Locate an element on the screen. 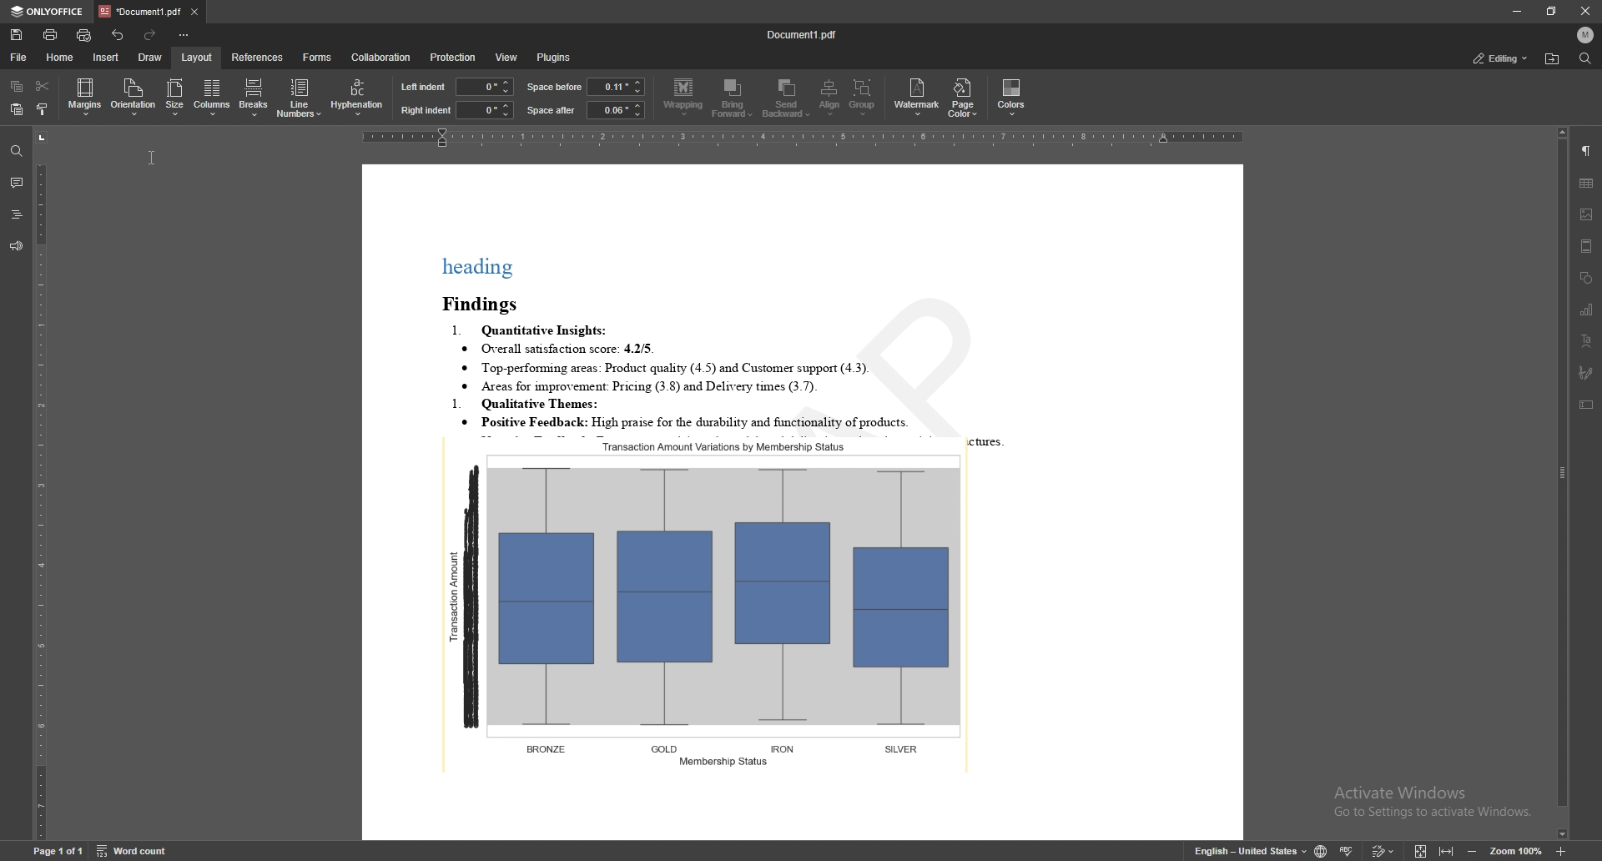 The width and height of the screenshot is (1602, 861). status is located at coordinates (1502, 58).